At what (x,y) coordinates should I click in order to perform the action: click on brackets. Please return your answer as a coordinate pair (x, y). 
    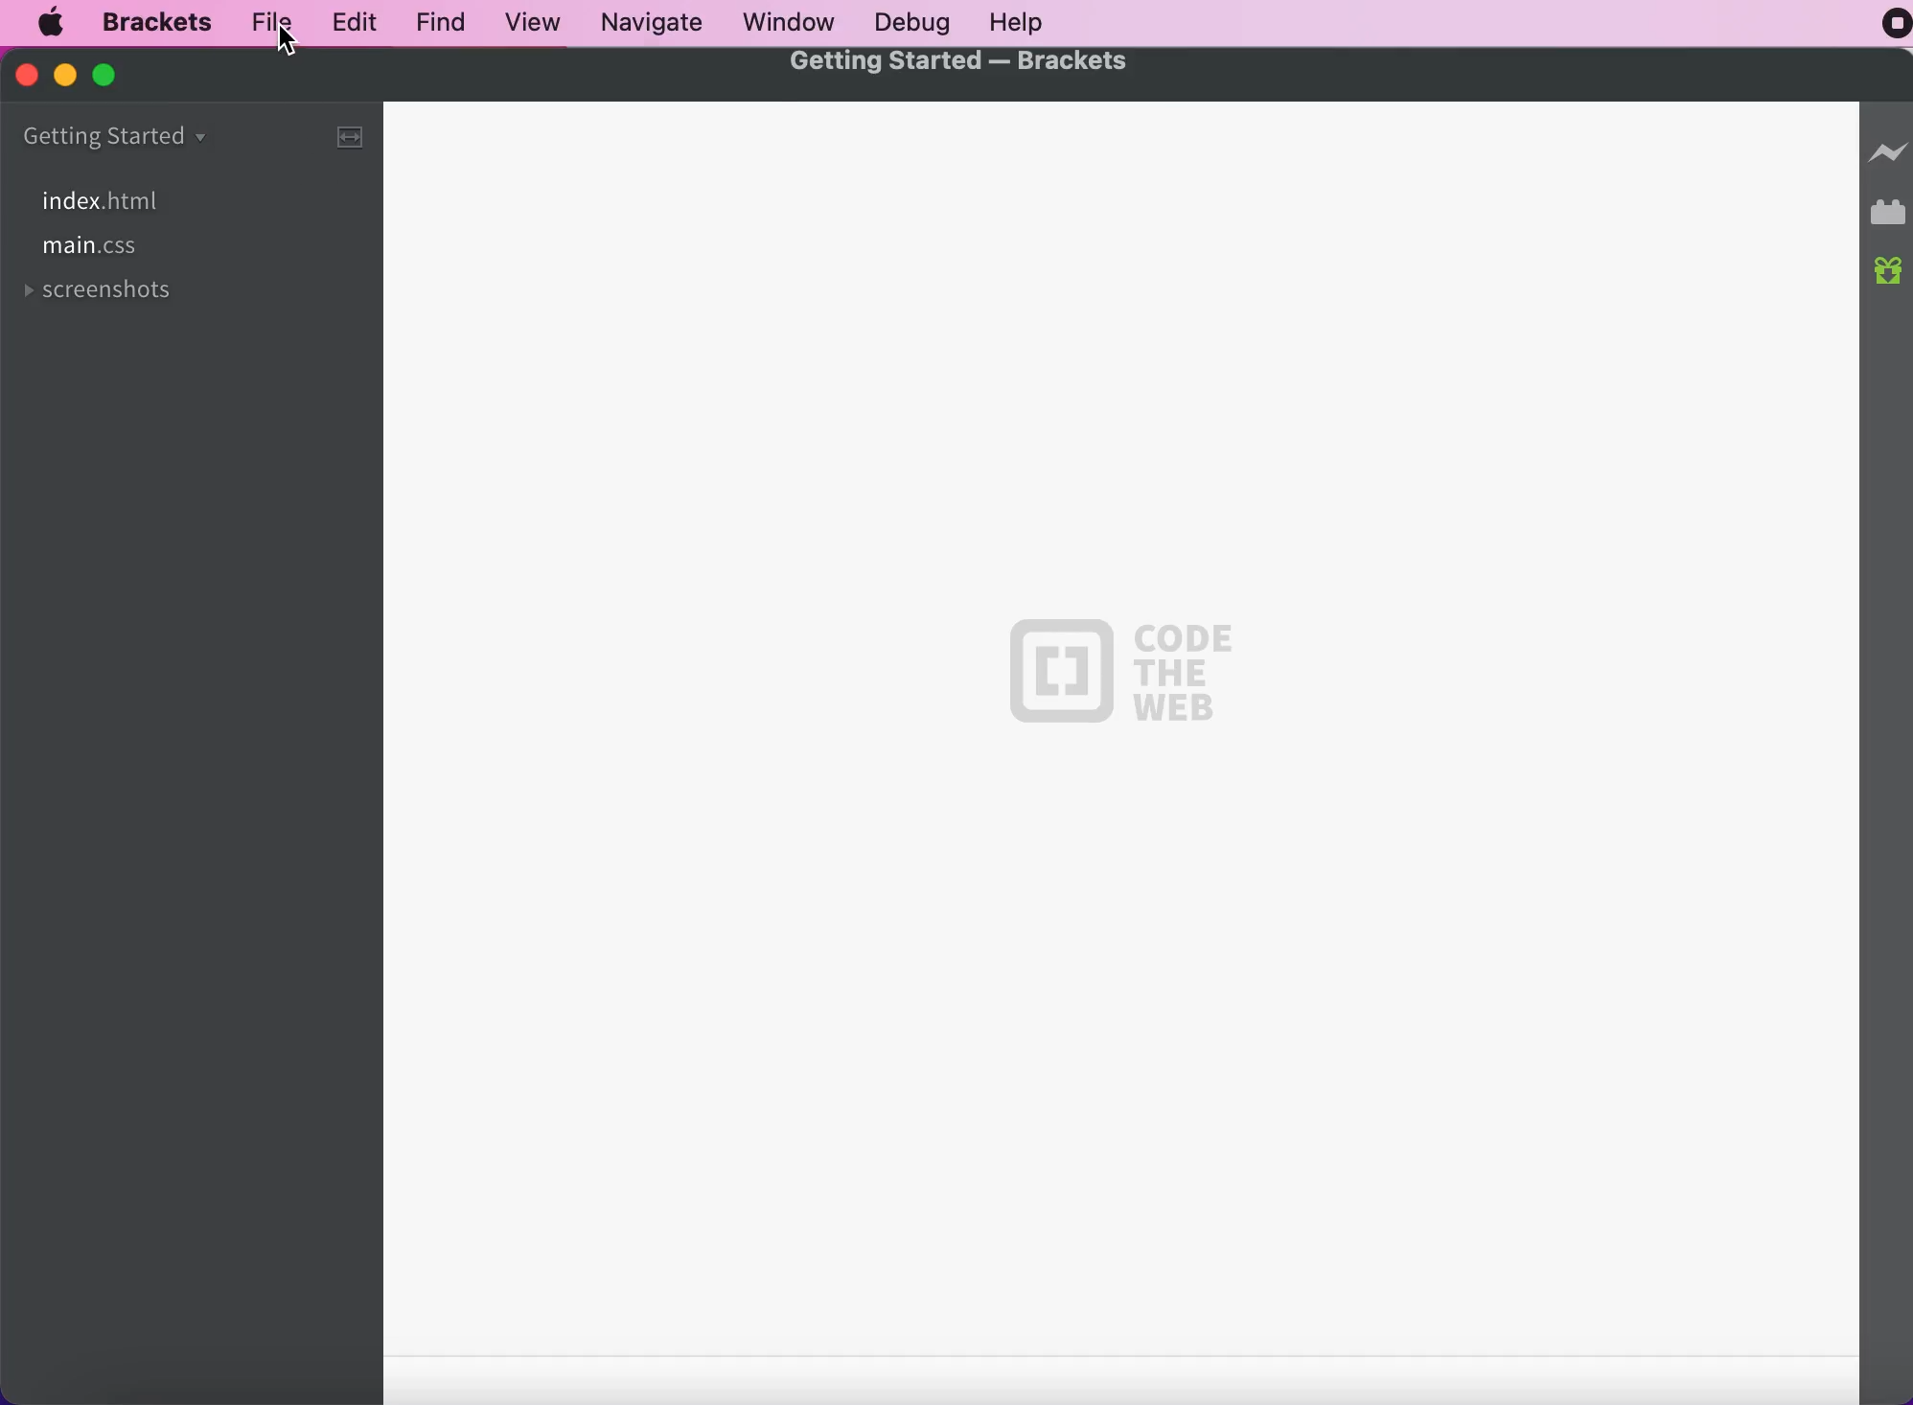
    Looking at the image, I should click on (160, 21).